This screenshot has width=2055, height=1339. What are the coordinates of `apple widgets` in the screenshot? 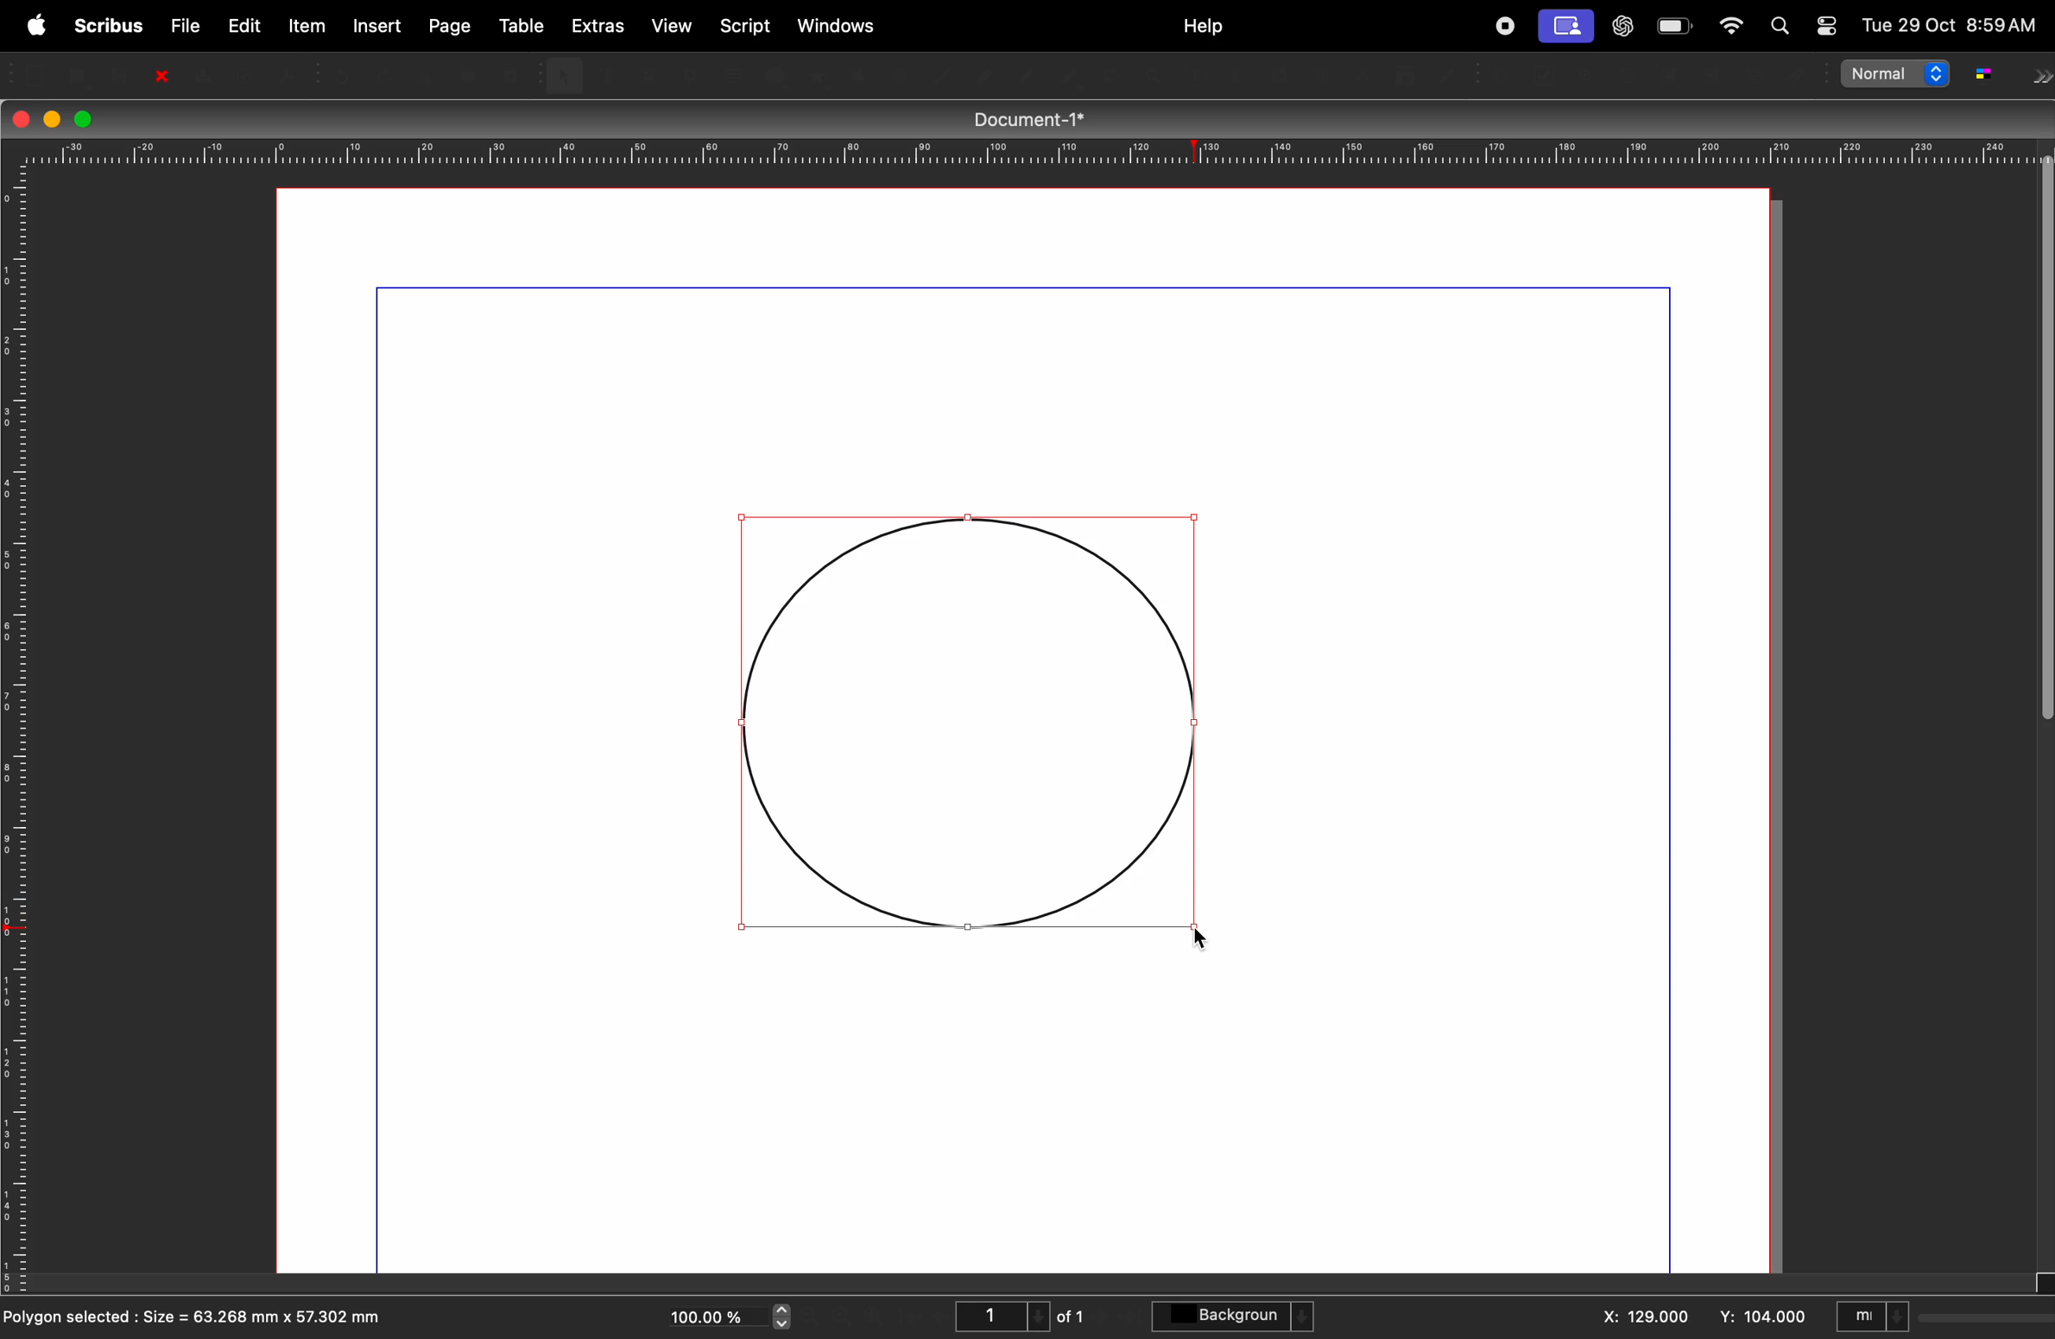 It's located at (1729, 27).